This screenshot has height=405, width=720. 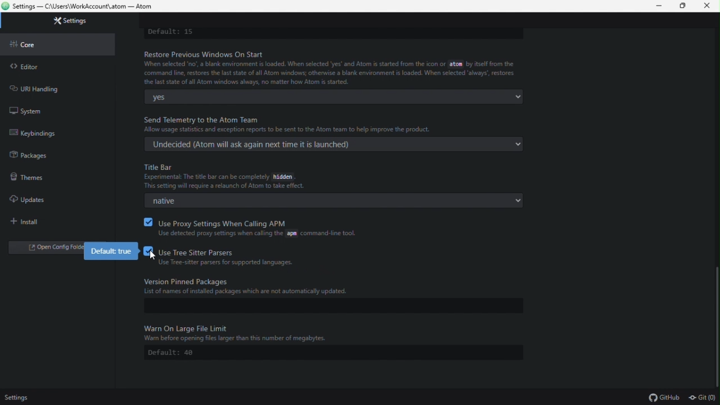 I want to click on default true, so click(x=113, y=251).